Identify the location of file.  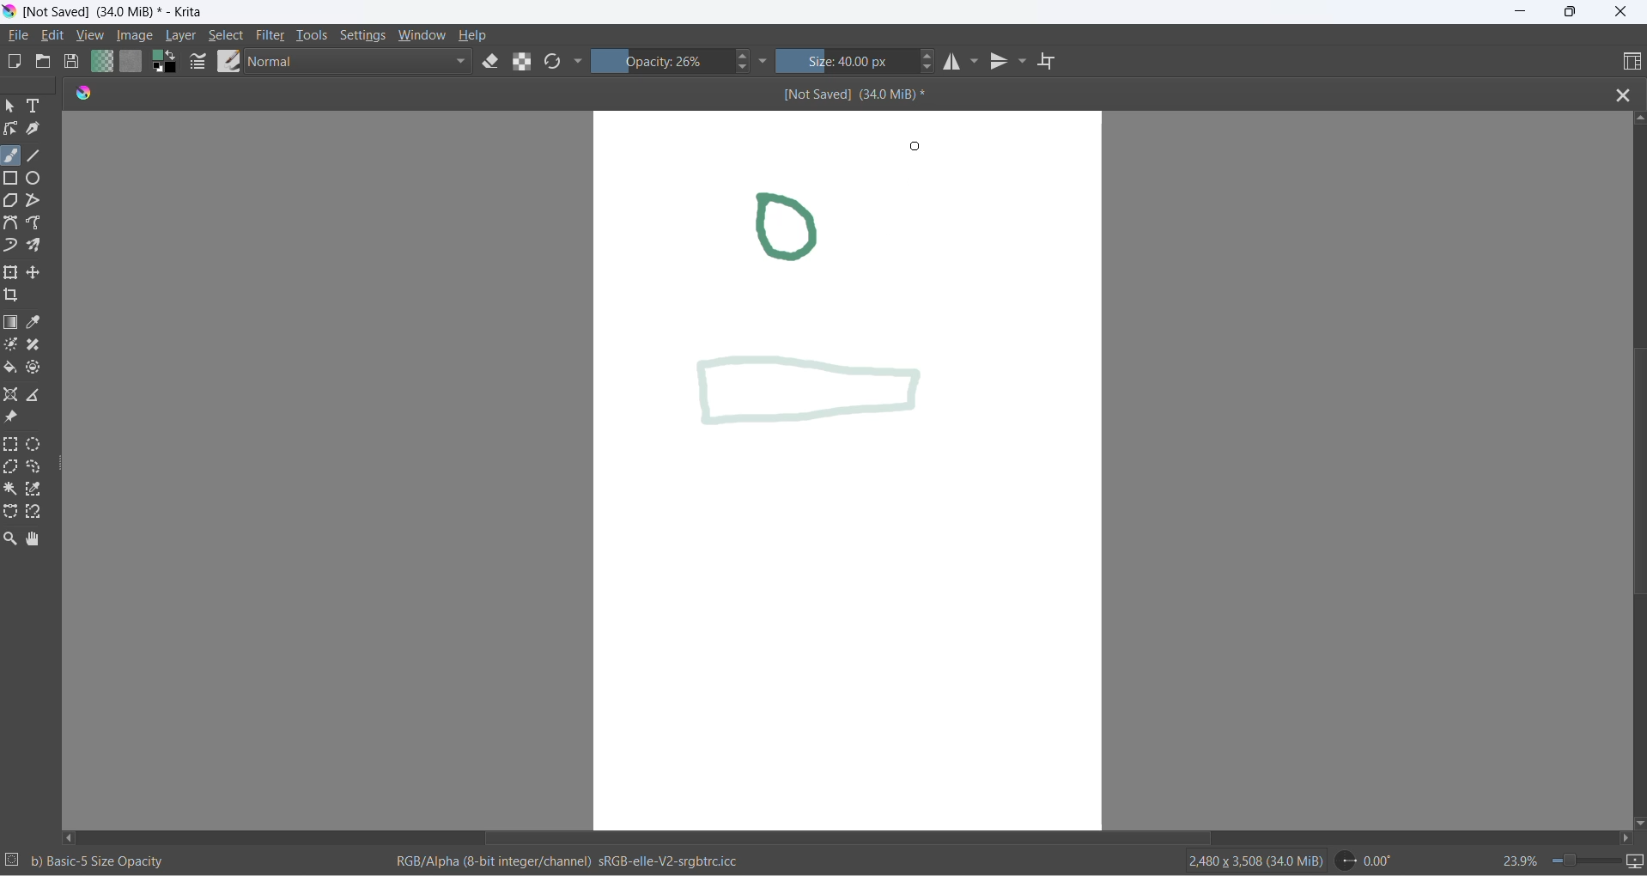
(24, 37).